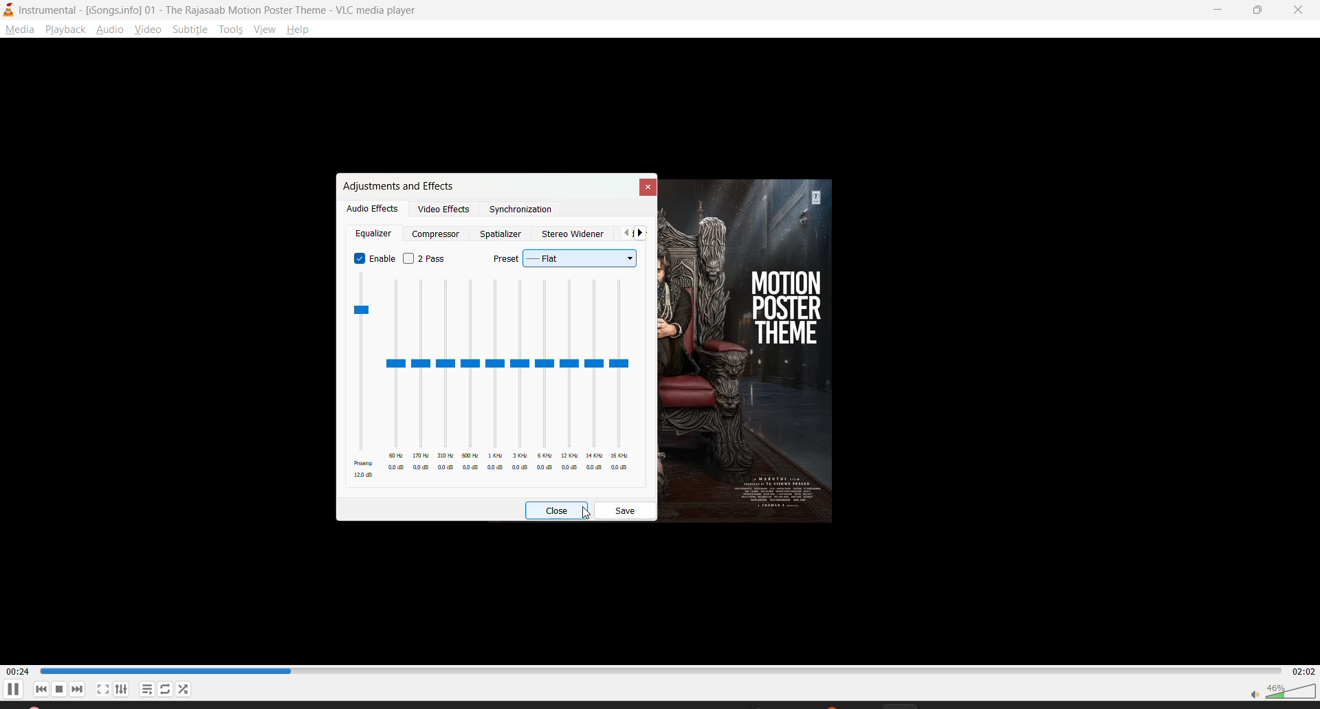 The width and height of the screenshot is (1320, 709). Describe the element at coordinates (302, 30) in the screenshot. I see `help` at that location.